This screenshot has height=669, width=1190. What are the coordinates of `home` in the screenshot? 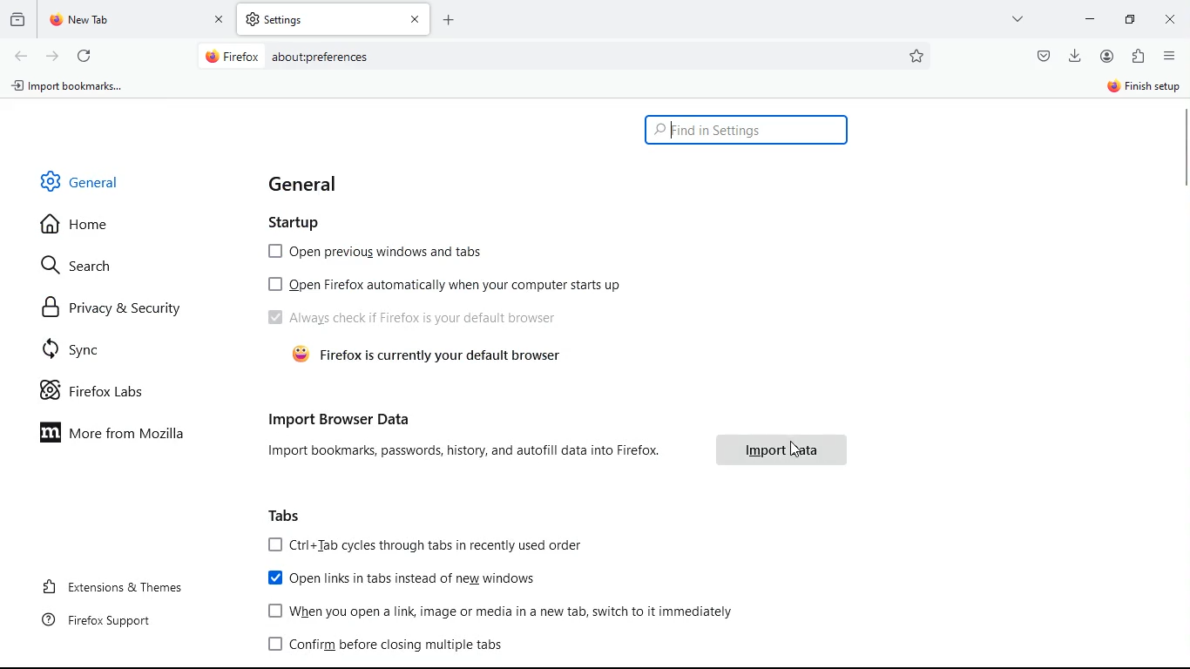 It's located at (94, 229).